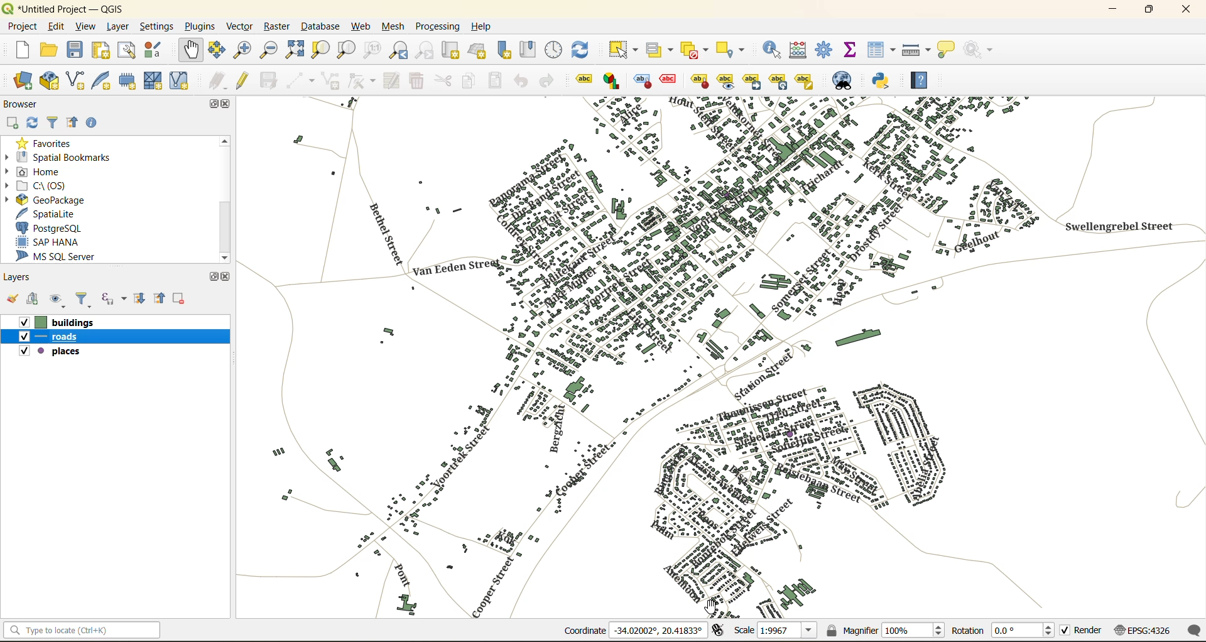 This screenshot has width=1206, height=642. What do you see at coordinates (804, 81) in the screenshot?
I see `change label properties` at bounding box center [804, 81].